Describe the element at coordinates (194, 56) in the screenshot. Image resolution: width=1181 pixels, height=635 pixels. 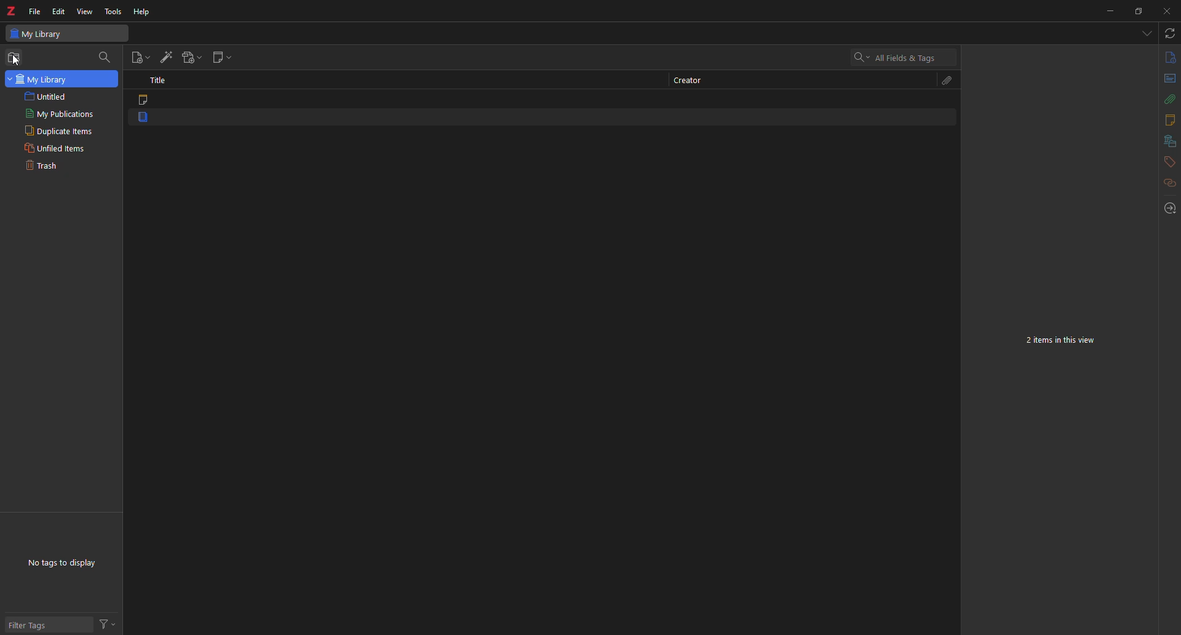
I see `add attachment` at that location.